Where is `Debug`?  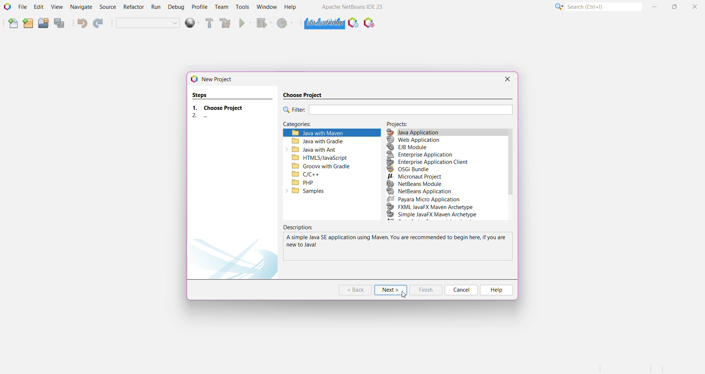
Debug is located at coordinates (176, 7).